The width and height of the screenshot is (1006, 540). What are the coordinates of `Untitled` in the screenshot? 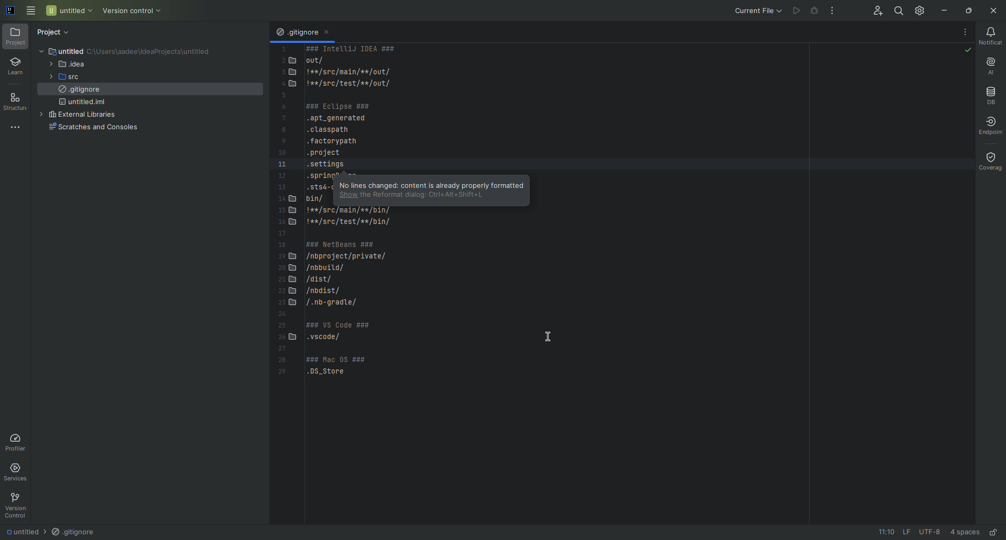 It's located at (69, 10).